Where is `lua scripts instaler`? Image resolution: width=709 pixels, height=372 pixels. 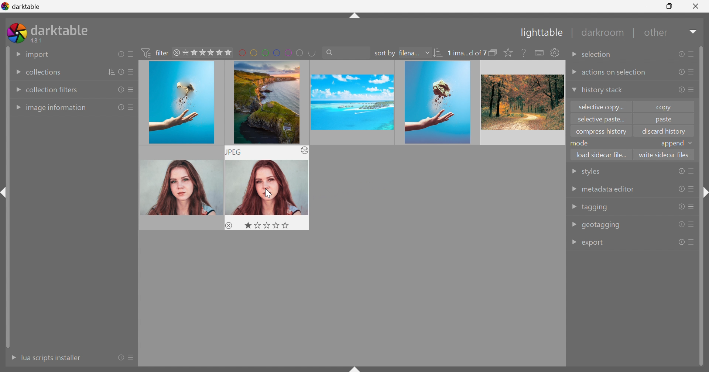
lua scripts instaler is located at coordinates (51, 358).